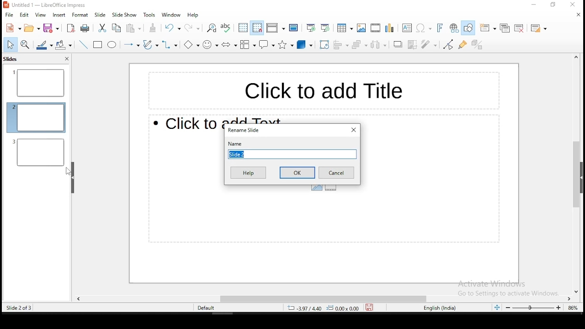  Describe the element at coordinates (245, 130) in the screenshot. I see `rename slide` at that location.